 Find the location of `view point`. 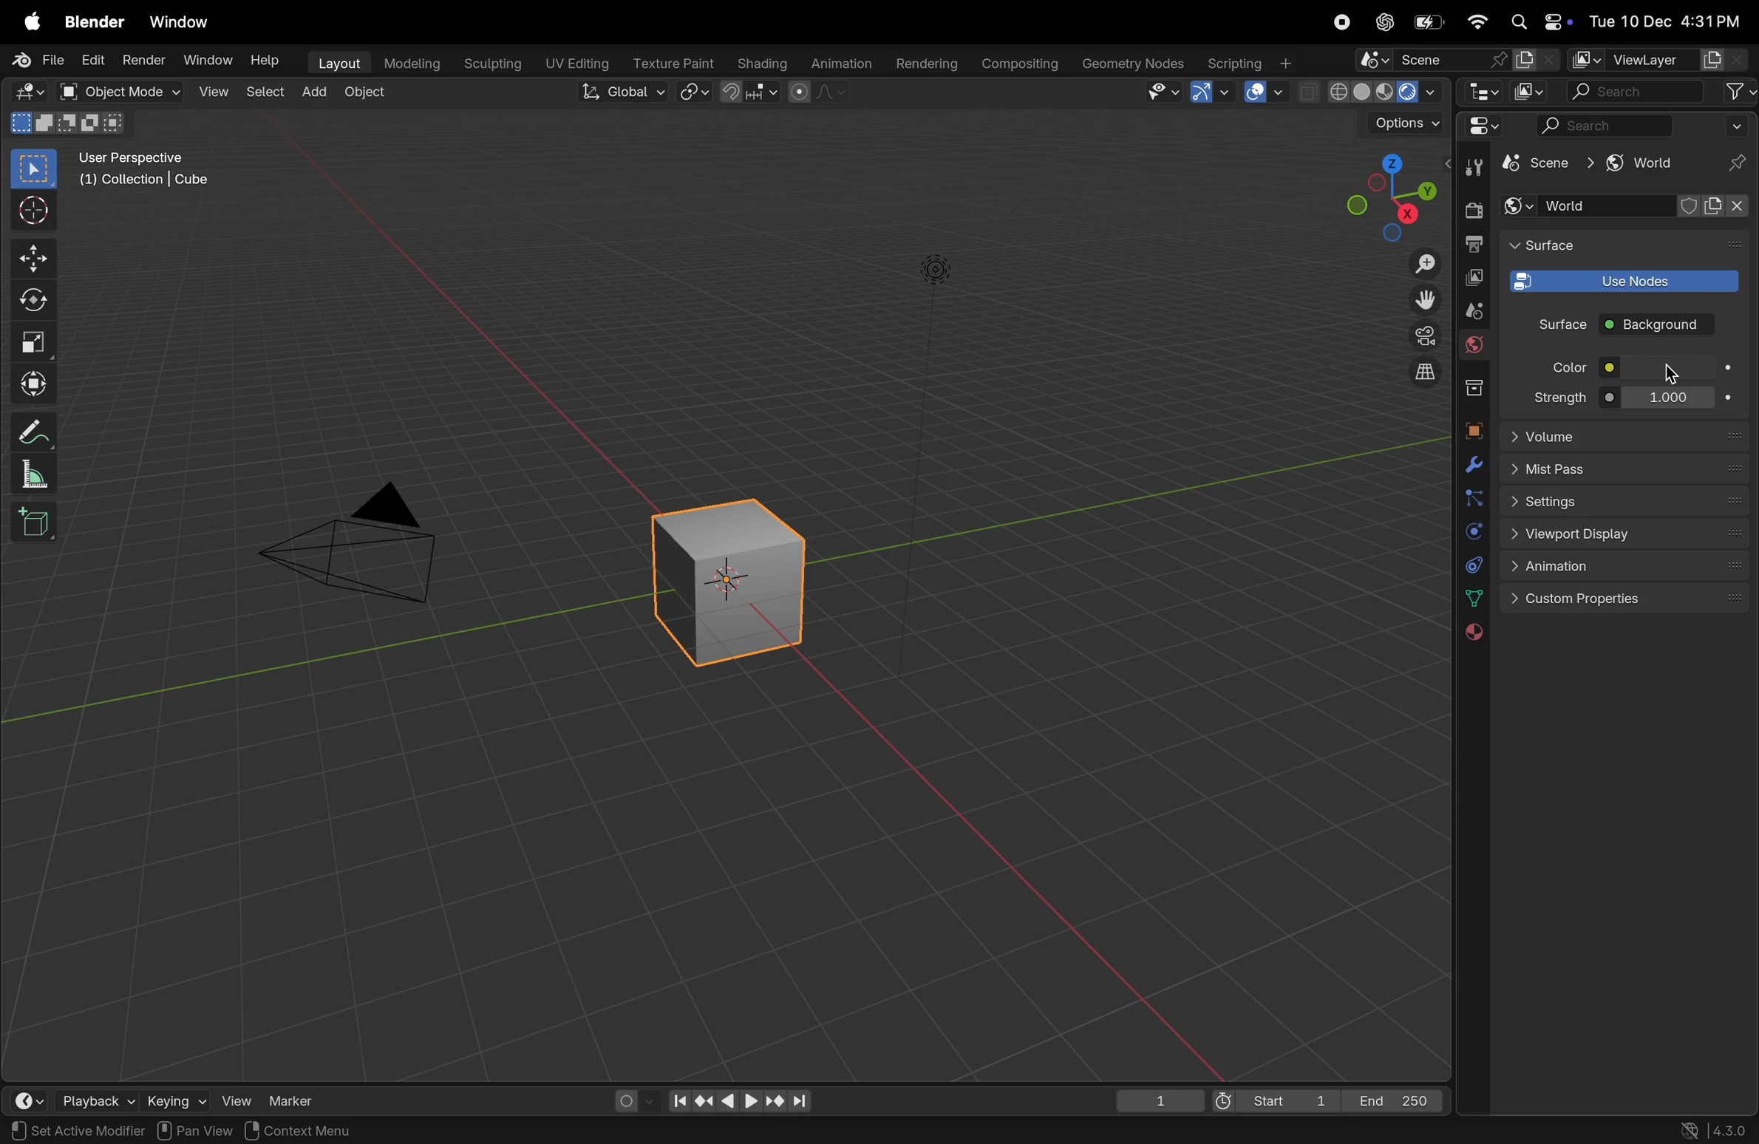

view point is located at coordinates (1389, 195).